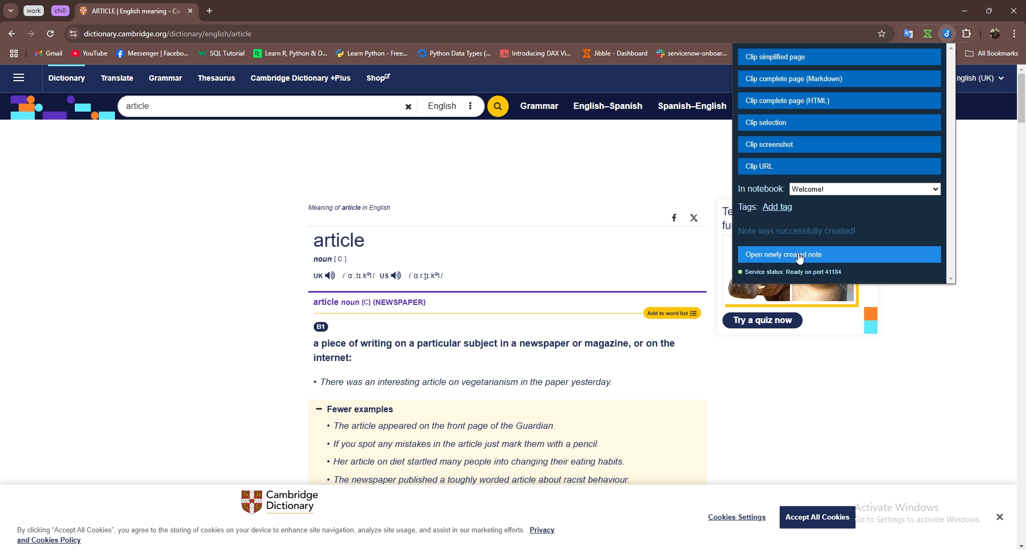 Image resolution: width=1026 pixels, height=550 pixels. What do you see at coordinates (608, 105) in the screenshot?
I see `English-Spanish` at bounding box center [608, 105].